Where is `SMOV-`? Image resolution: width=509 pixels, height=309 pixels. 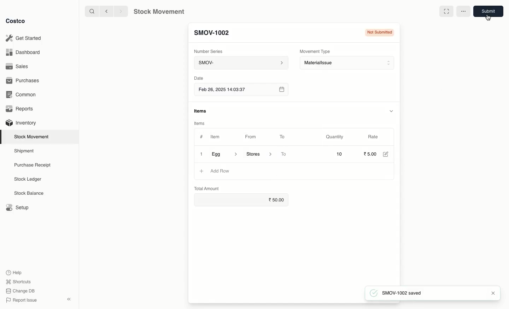
SMOV- is located at coordinates (241, 62).